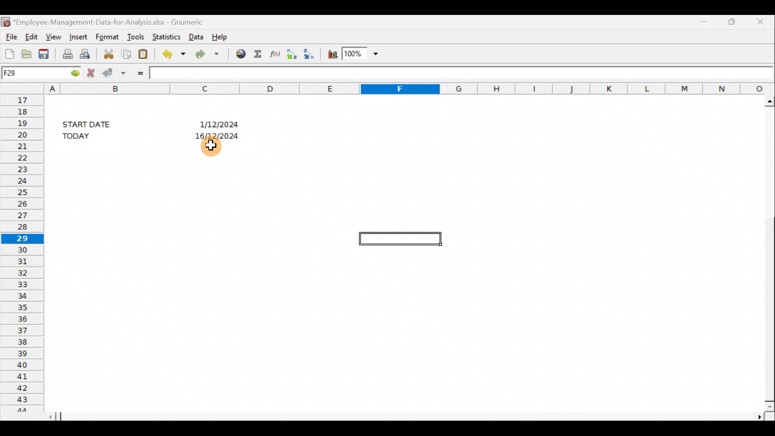 The image size is (775, 436). Describe the element at coordinates (115, 73) in the screenshot. I see `Accept change` at that location.